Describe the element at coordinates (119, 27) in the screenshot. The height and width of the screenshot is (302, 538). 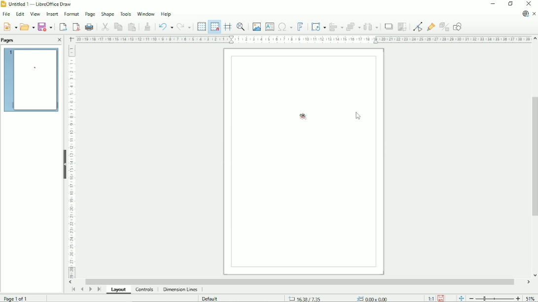
I see `Copy` at that location.